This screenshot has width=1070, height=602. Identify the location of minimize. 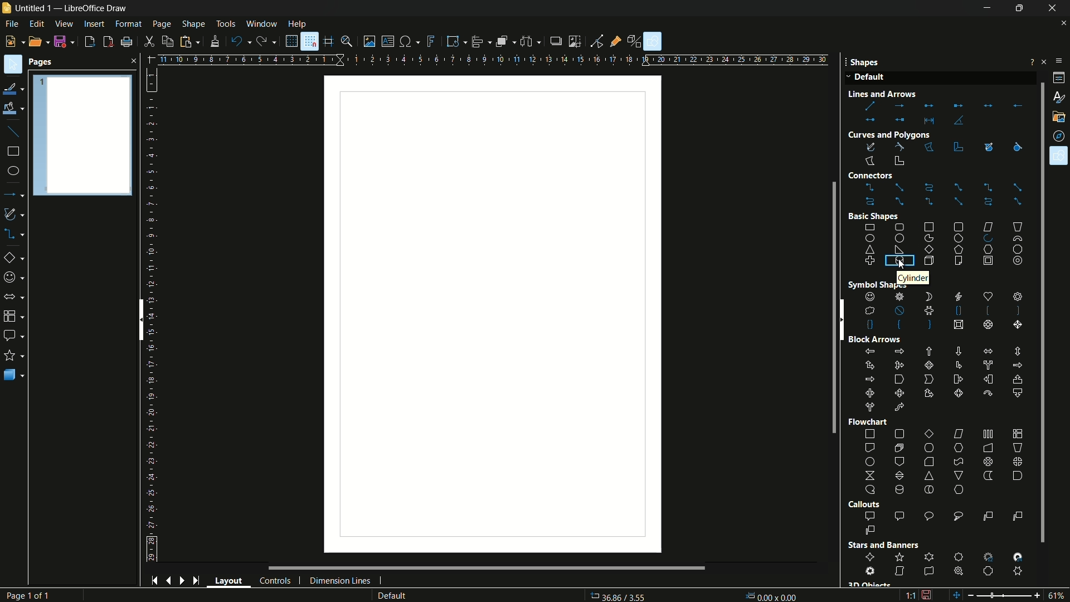
(988, 9).